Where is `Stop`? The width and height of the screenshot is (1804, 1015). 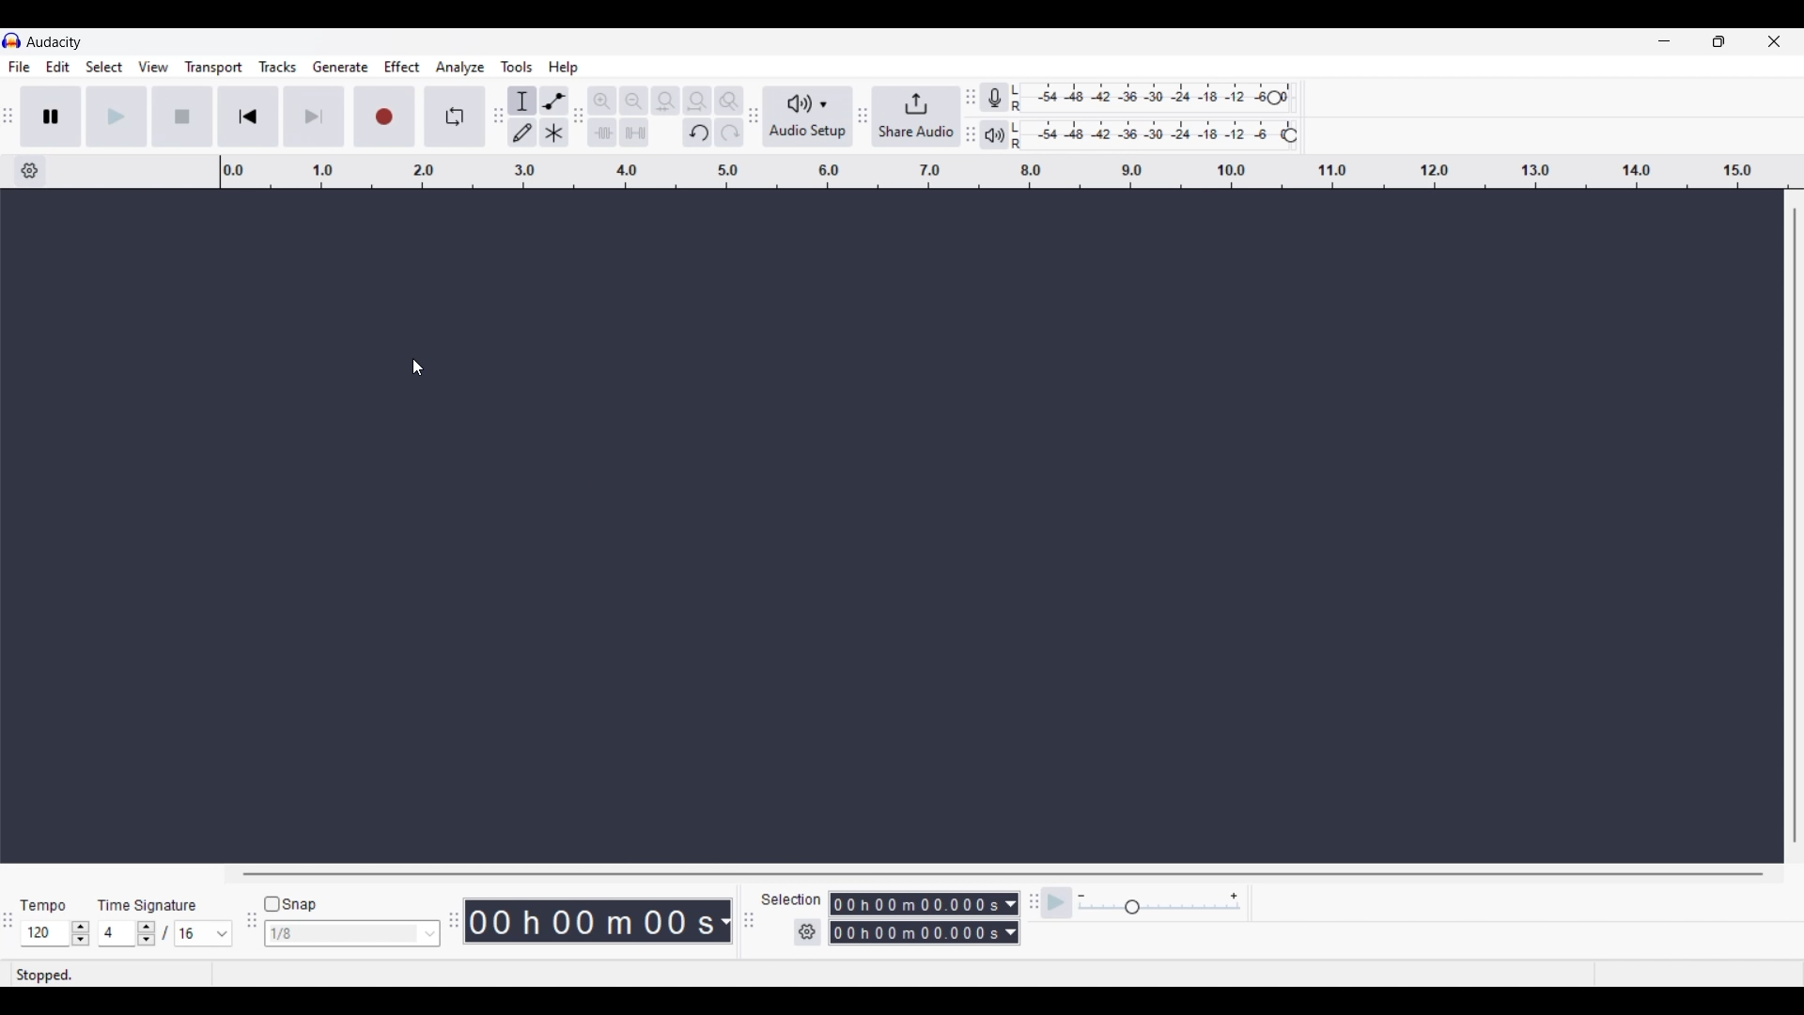
Stop is located at coordinates (183, 117).